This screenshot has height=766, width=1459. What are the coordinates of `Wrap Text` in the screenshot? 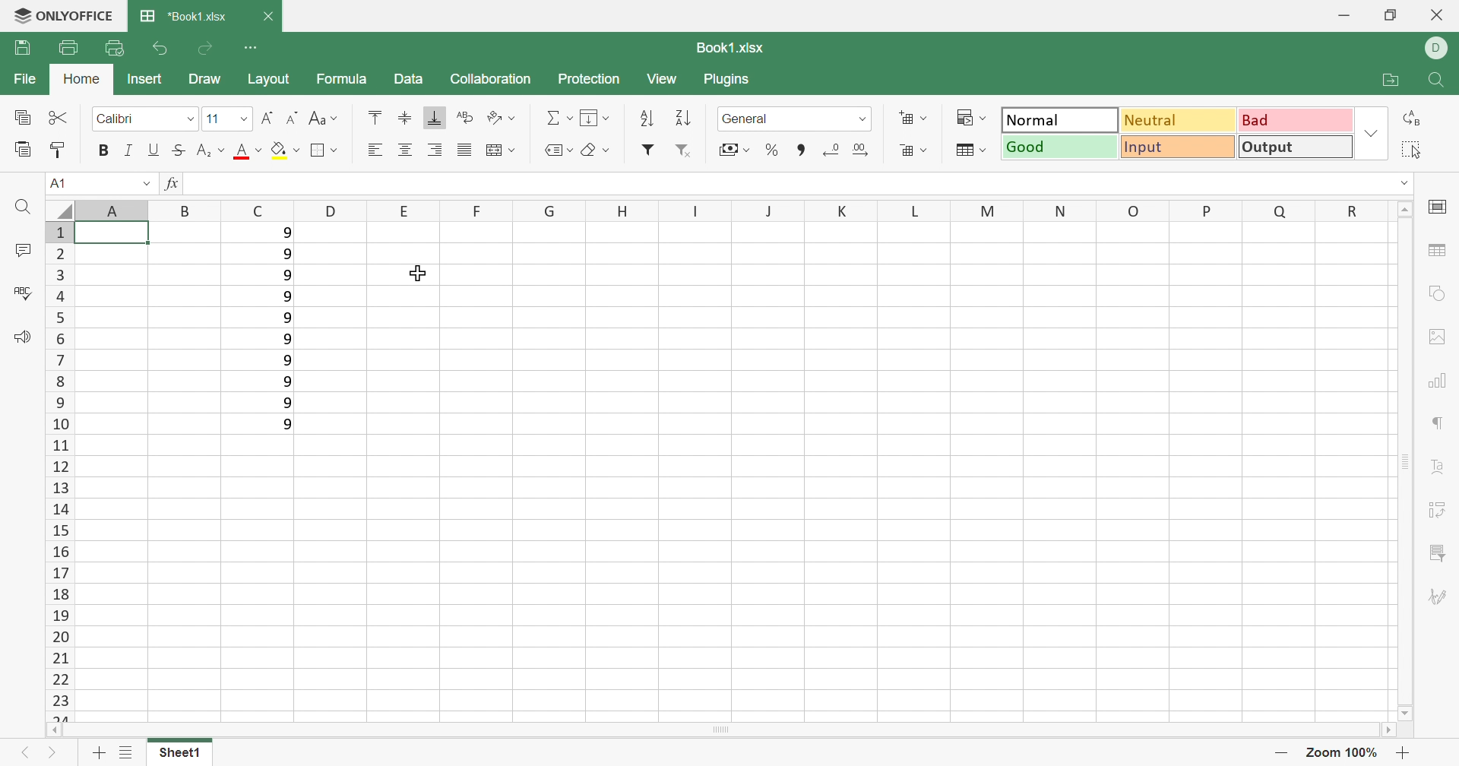 It's located at (466, 117).